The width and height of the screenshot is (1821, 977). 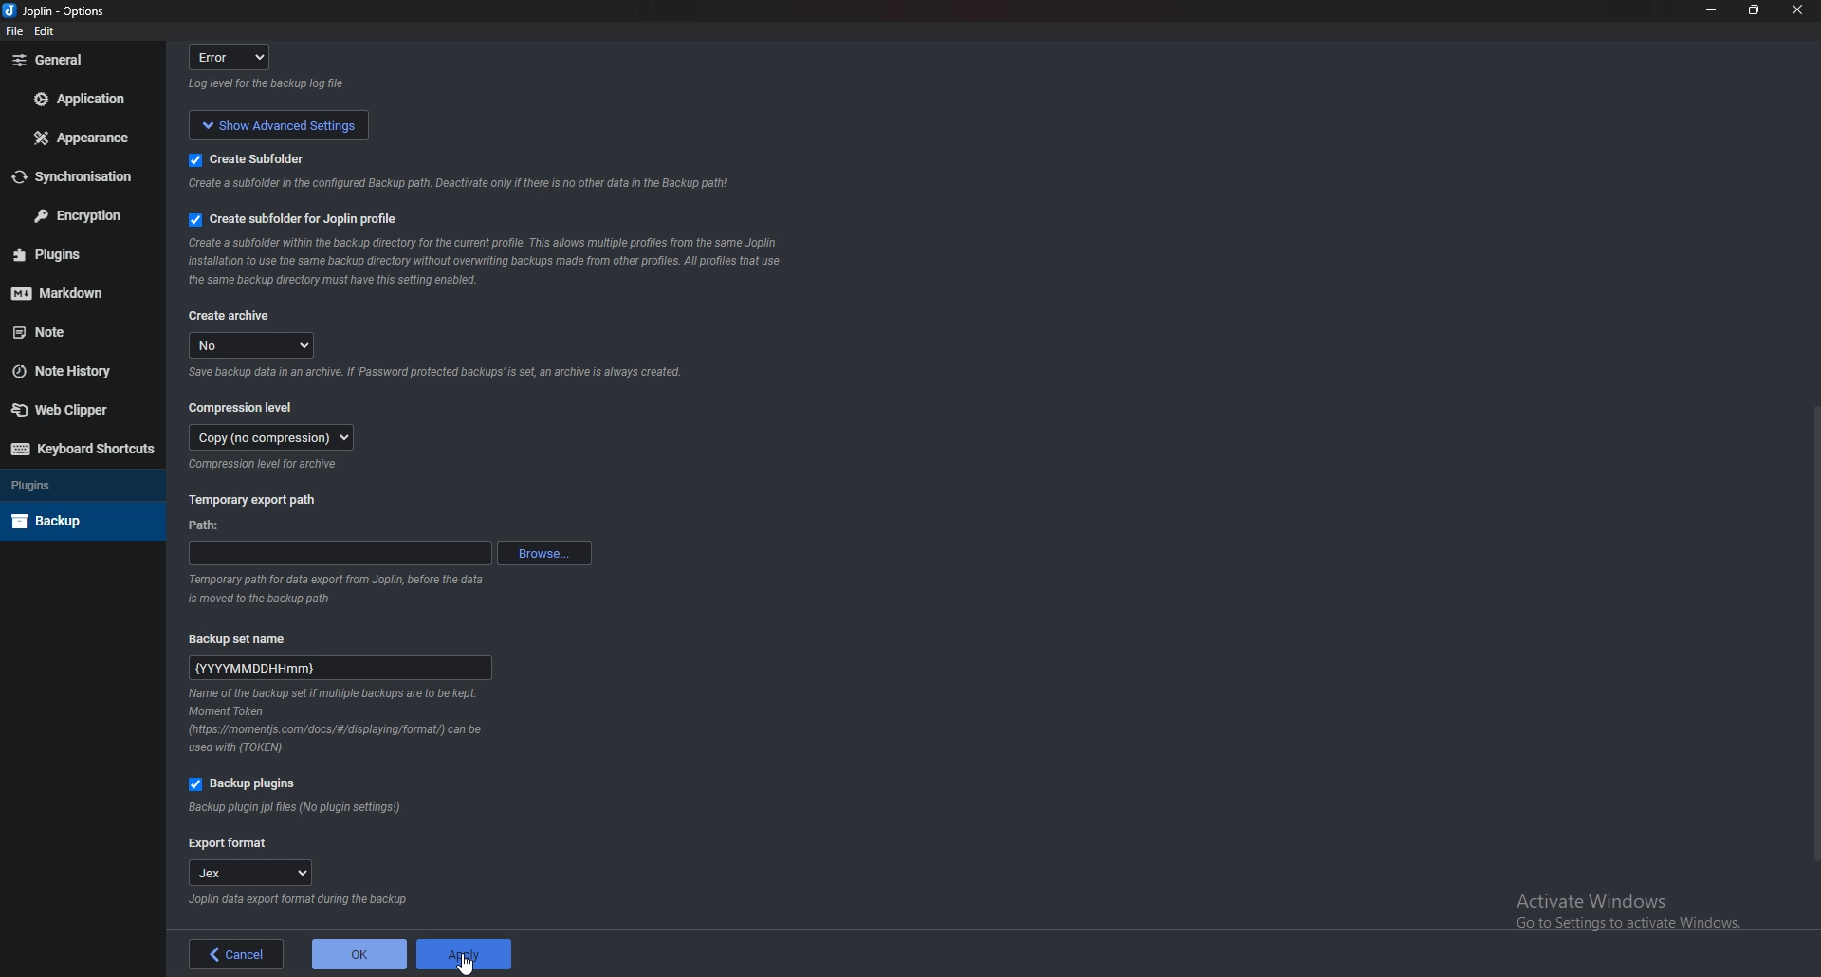 What do you see at coordinates (297, 808) in the screenshot?
I see `Info` at bounding box center [297, 808].